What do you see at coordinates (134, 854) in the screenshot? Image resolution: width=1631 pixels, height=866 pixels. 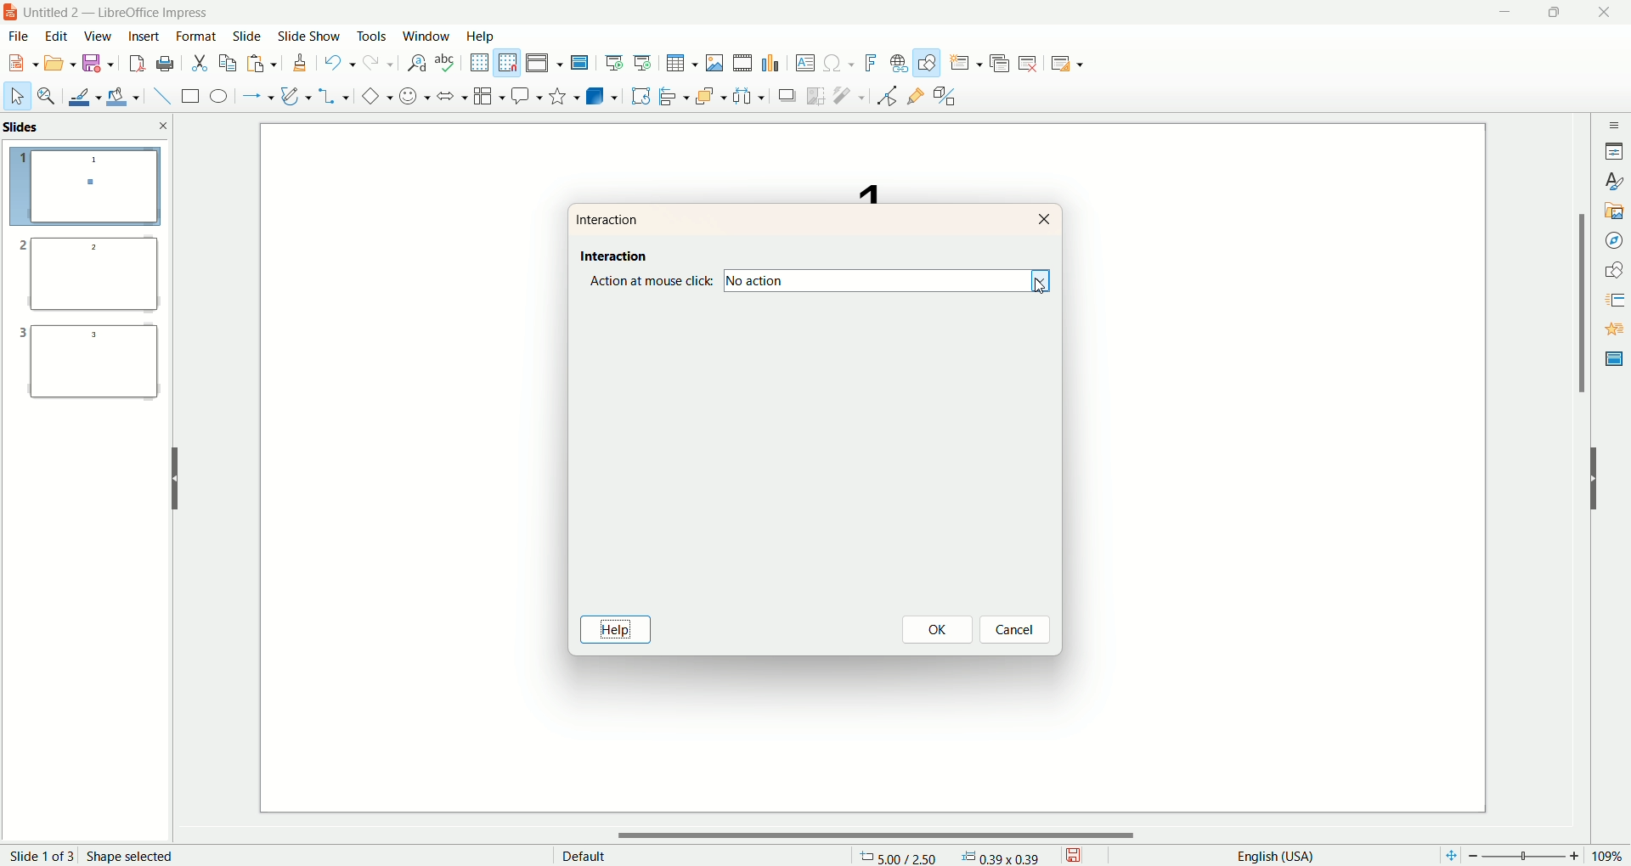 I see `shape selected` at bounding box center [134, 854].